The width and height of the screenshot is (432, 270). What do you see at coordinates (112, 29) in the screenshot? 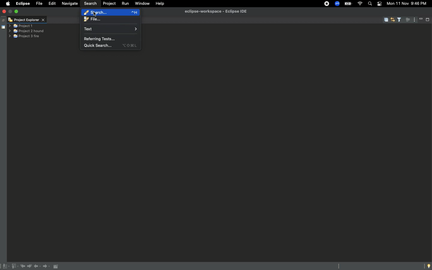
I see `Text` at bounding box center [112, 29].